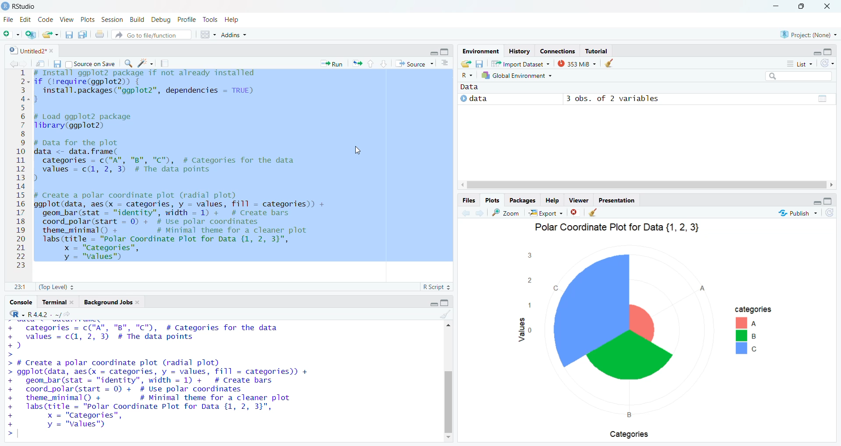 This screenshot has height=446, width=841. I want to click on 1234567891011121314151617181920212223, so click(19, 170).